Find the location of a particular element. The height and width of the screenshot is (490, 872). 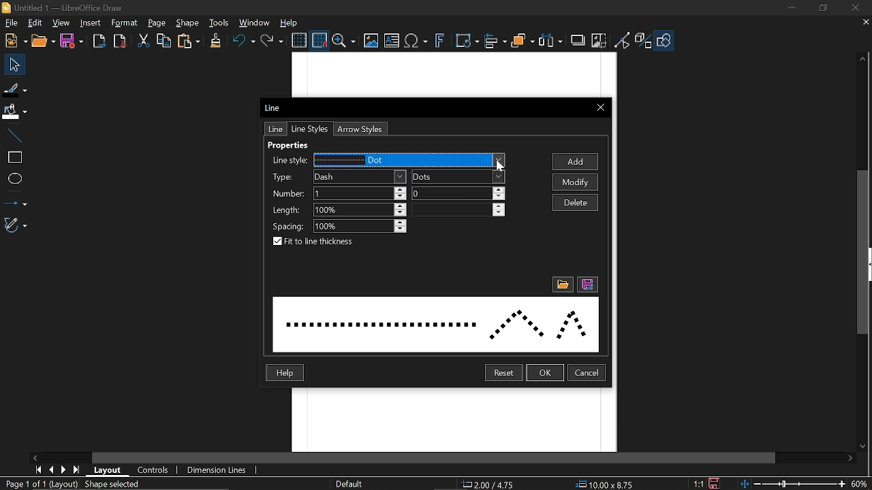

Type: is located at coordinates (284, 177).